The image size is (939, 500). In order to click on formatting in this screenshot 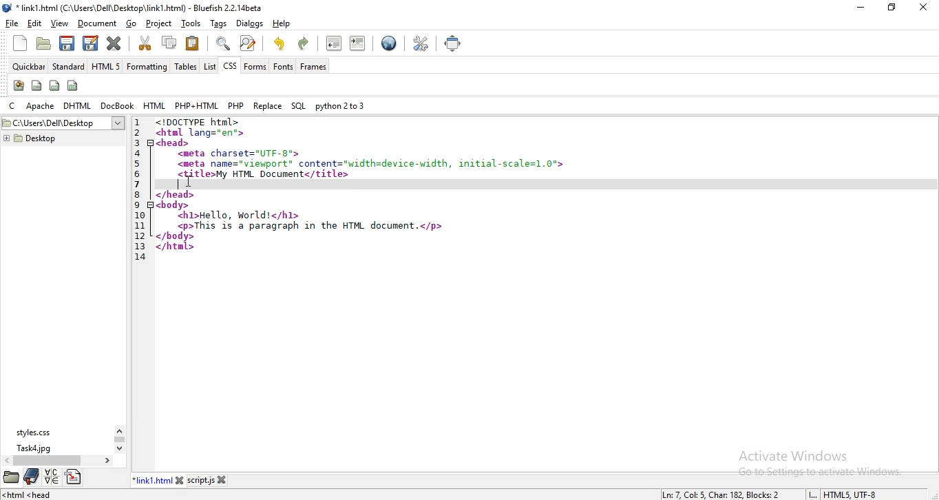, I will do `click(147, 66)`.